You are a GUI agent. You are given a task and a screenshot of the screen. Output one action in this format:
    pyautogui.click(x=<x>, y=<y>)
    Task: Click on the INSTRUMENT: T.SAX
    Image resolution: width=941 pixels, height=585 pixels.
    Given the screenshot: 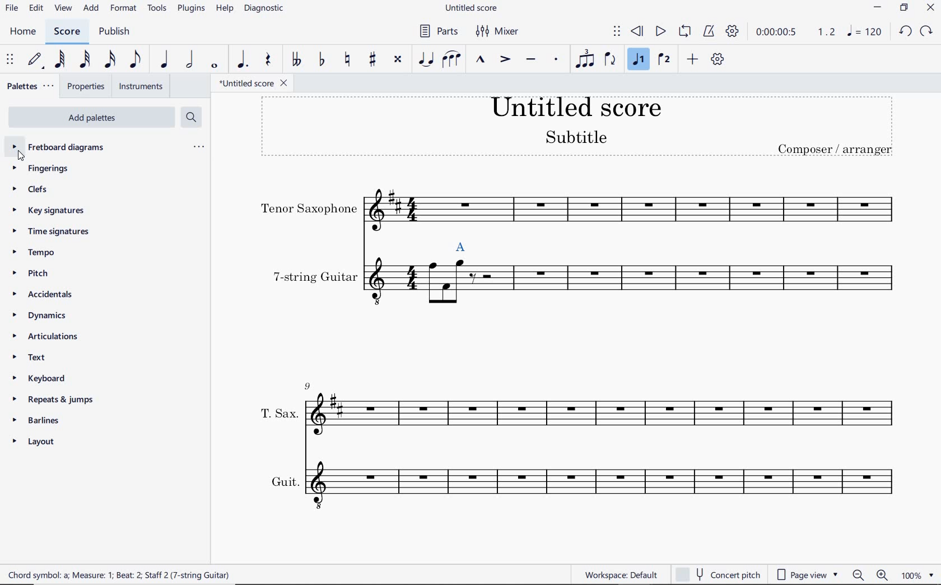 What is the action you would take?
    pyautogui.click(x=572, y=407)
    